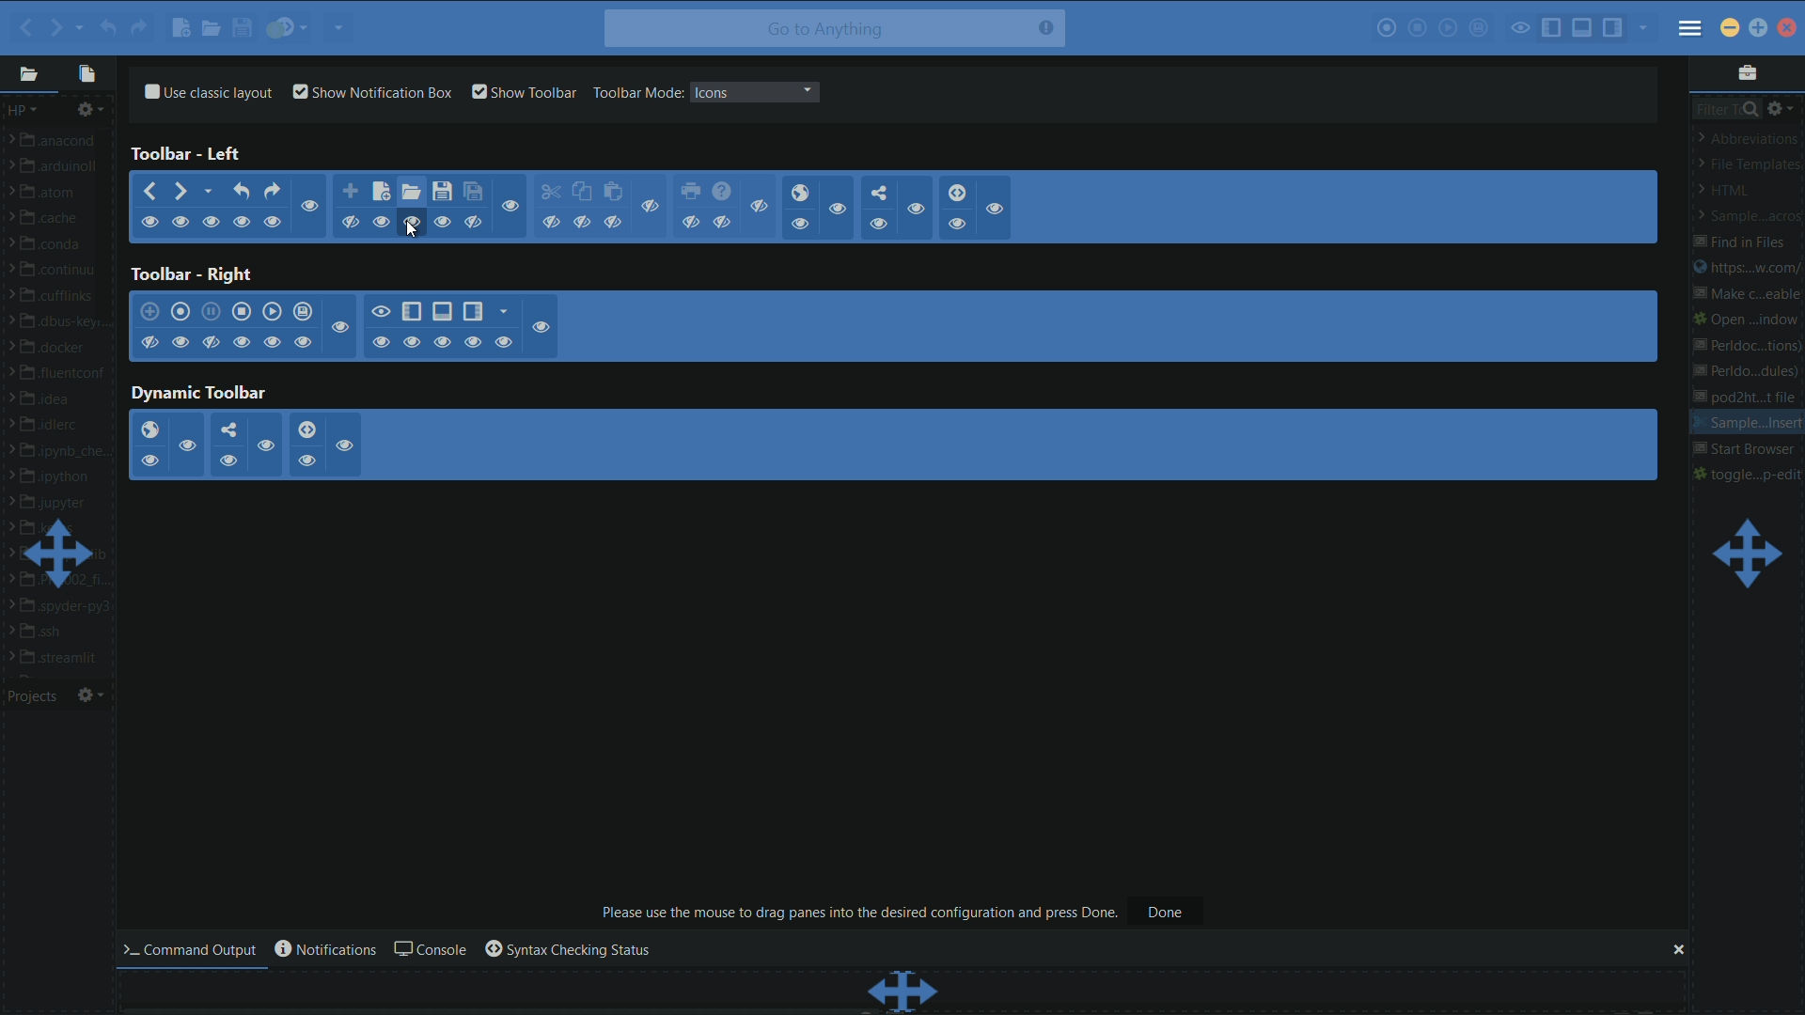 Image resolution: width=1805 pixels, height=1015 pixels. What do you see at coordinates (428, 950) in the screenshot?
I see `console` at bounding box center [428, 950].